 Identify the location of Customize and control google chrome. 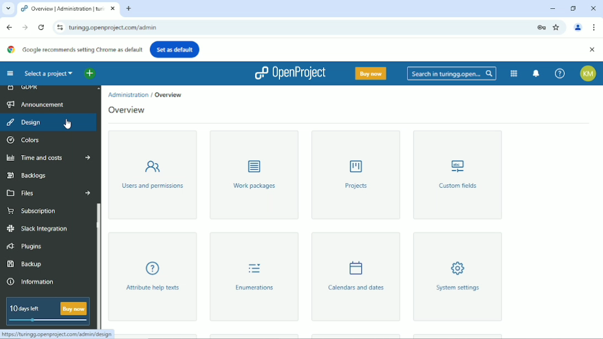
(594, 28).